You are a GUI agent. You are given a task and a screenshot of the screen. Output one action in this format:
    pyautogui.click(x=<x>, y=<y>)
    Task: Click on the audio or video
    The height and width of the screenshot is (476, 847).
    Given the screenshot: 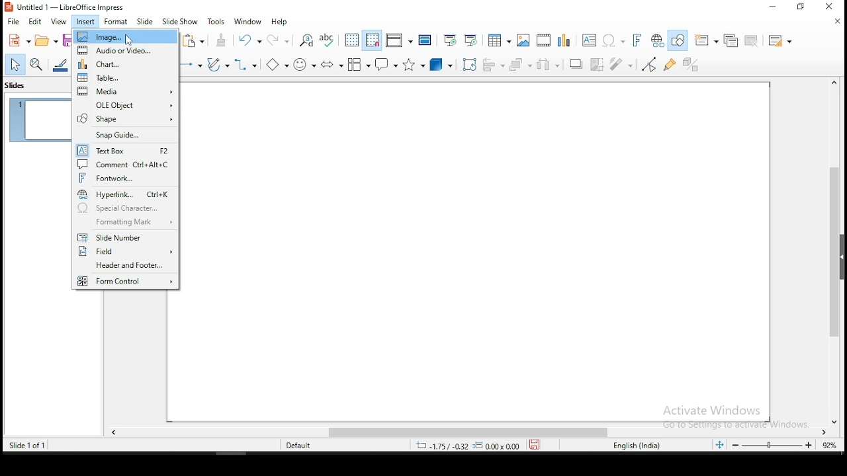 What is the action you would take?
    pyautogui.click(x=126, y=51)
    